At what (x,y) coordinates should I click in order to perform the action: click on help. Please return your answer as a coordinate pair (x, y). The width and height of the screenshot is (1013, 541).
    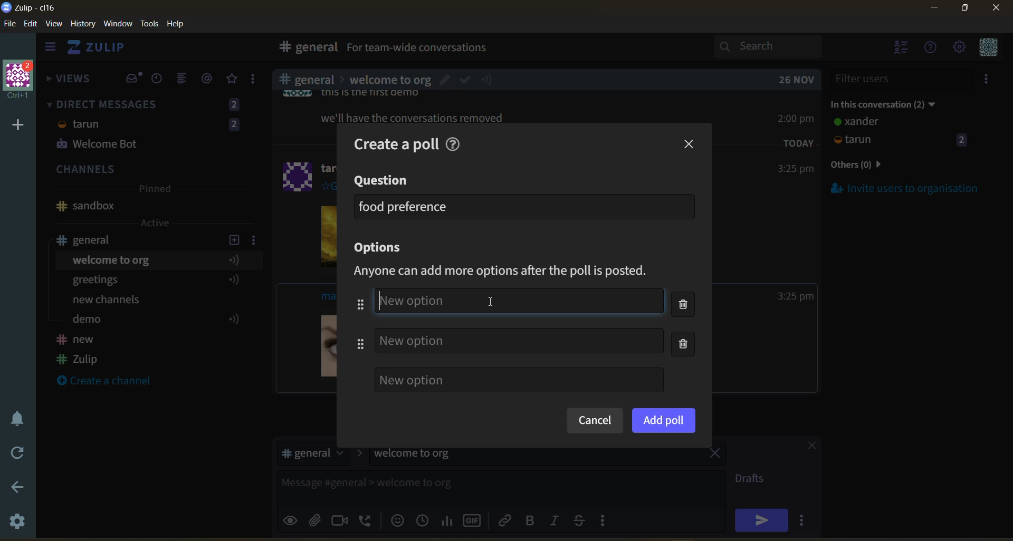
    Looking at the image, I should click on (179, 24).